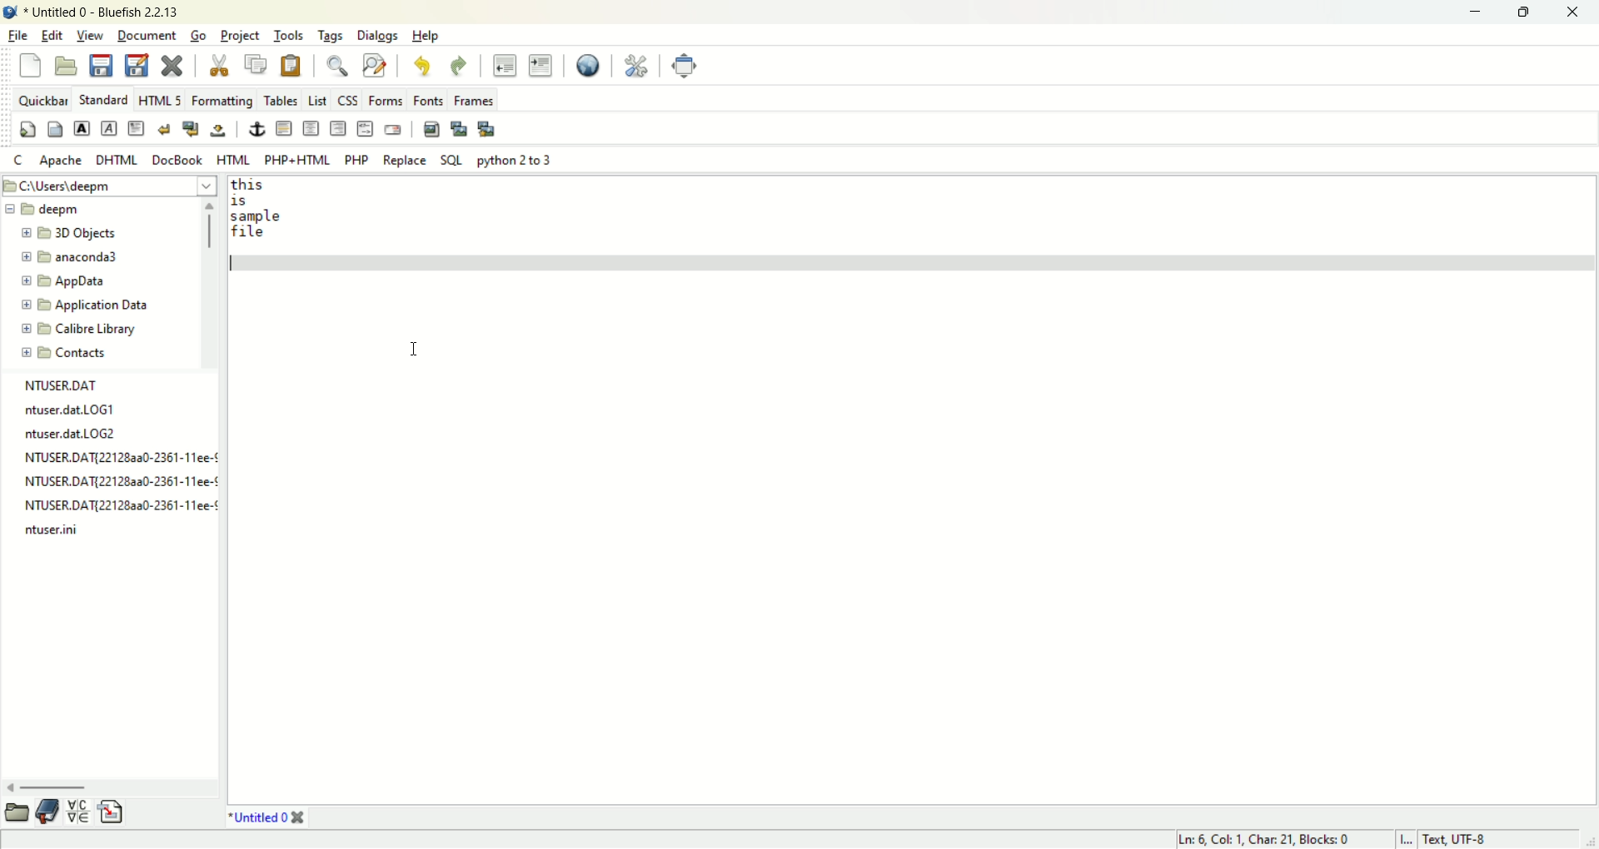 The height and width of the screenshot is (849, 1599). What do you see at coordinates (91, 35) in the screenshot?
I see `view` at bounding box center [91, 35].